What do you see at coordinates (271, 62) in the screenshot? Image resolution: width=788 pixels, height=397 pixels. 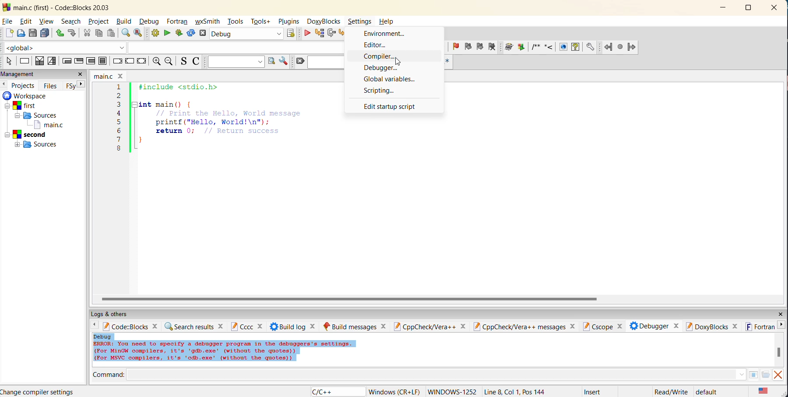 I see `run search` at bounding box center [271, 62].